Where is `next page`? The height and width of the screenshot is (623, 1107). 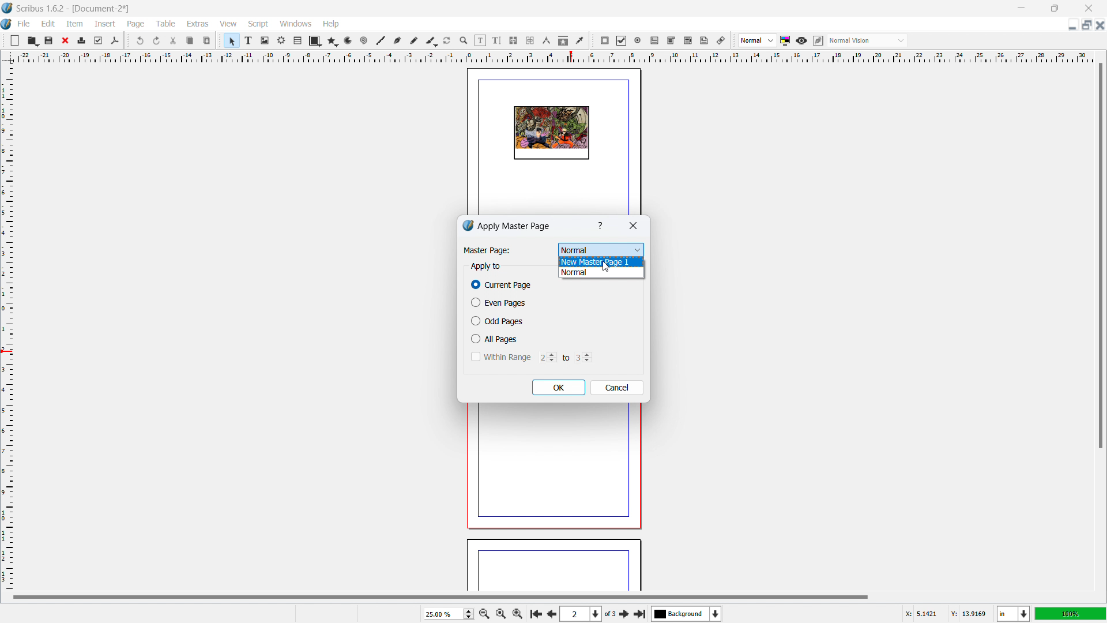 next page is located at coordinates (550, 613).